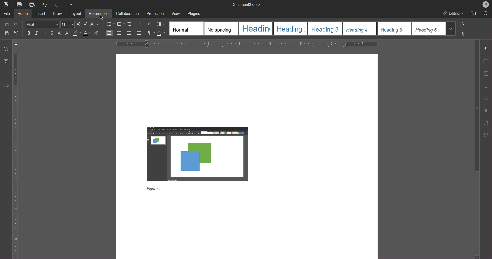  What do you see at coordinates (246, 4) in the screenshot?
I see `Document3.docx(Document Title)` at bounding box center [246, 4].